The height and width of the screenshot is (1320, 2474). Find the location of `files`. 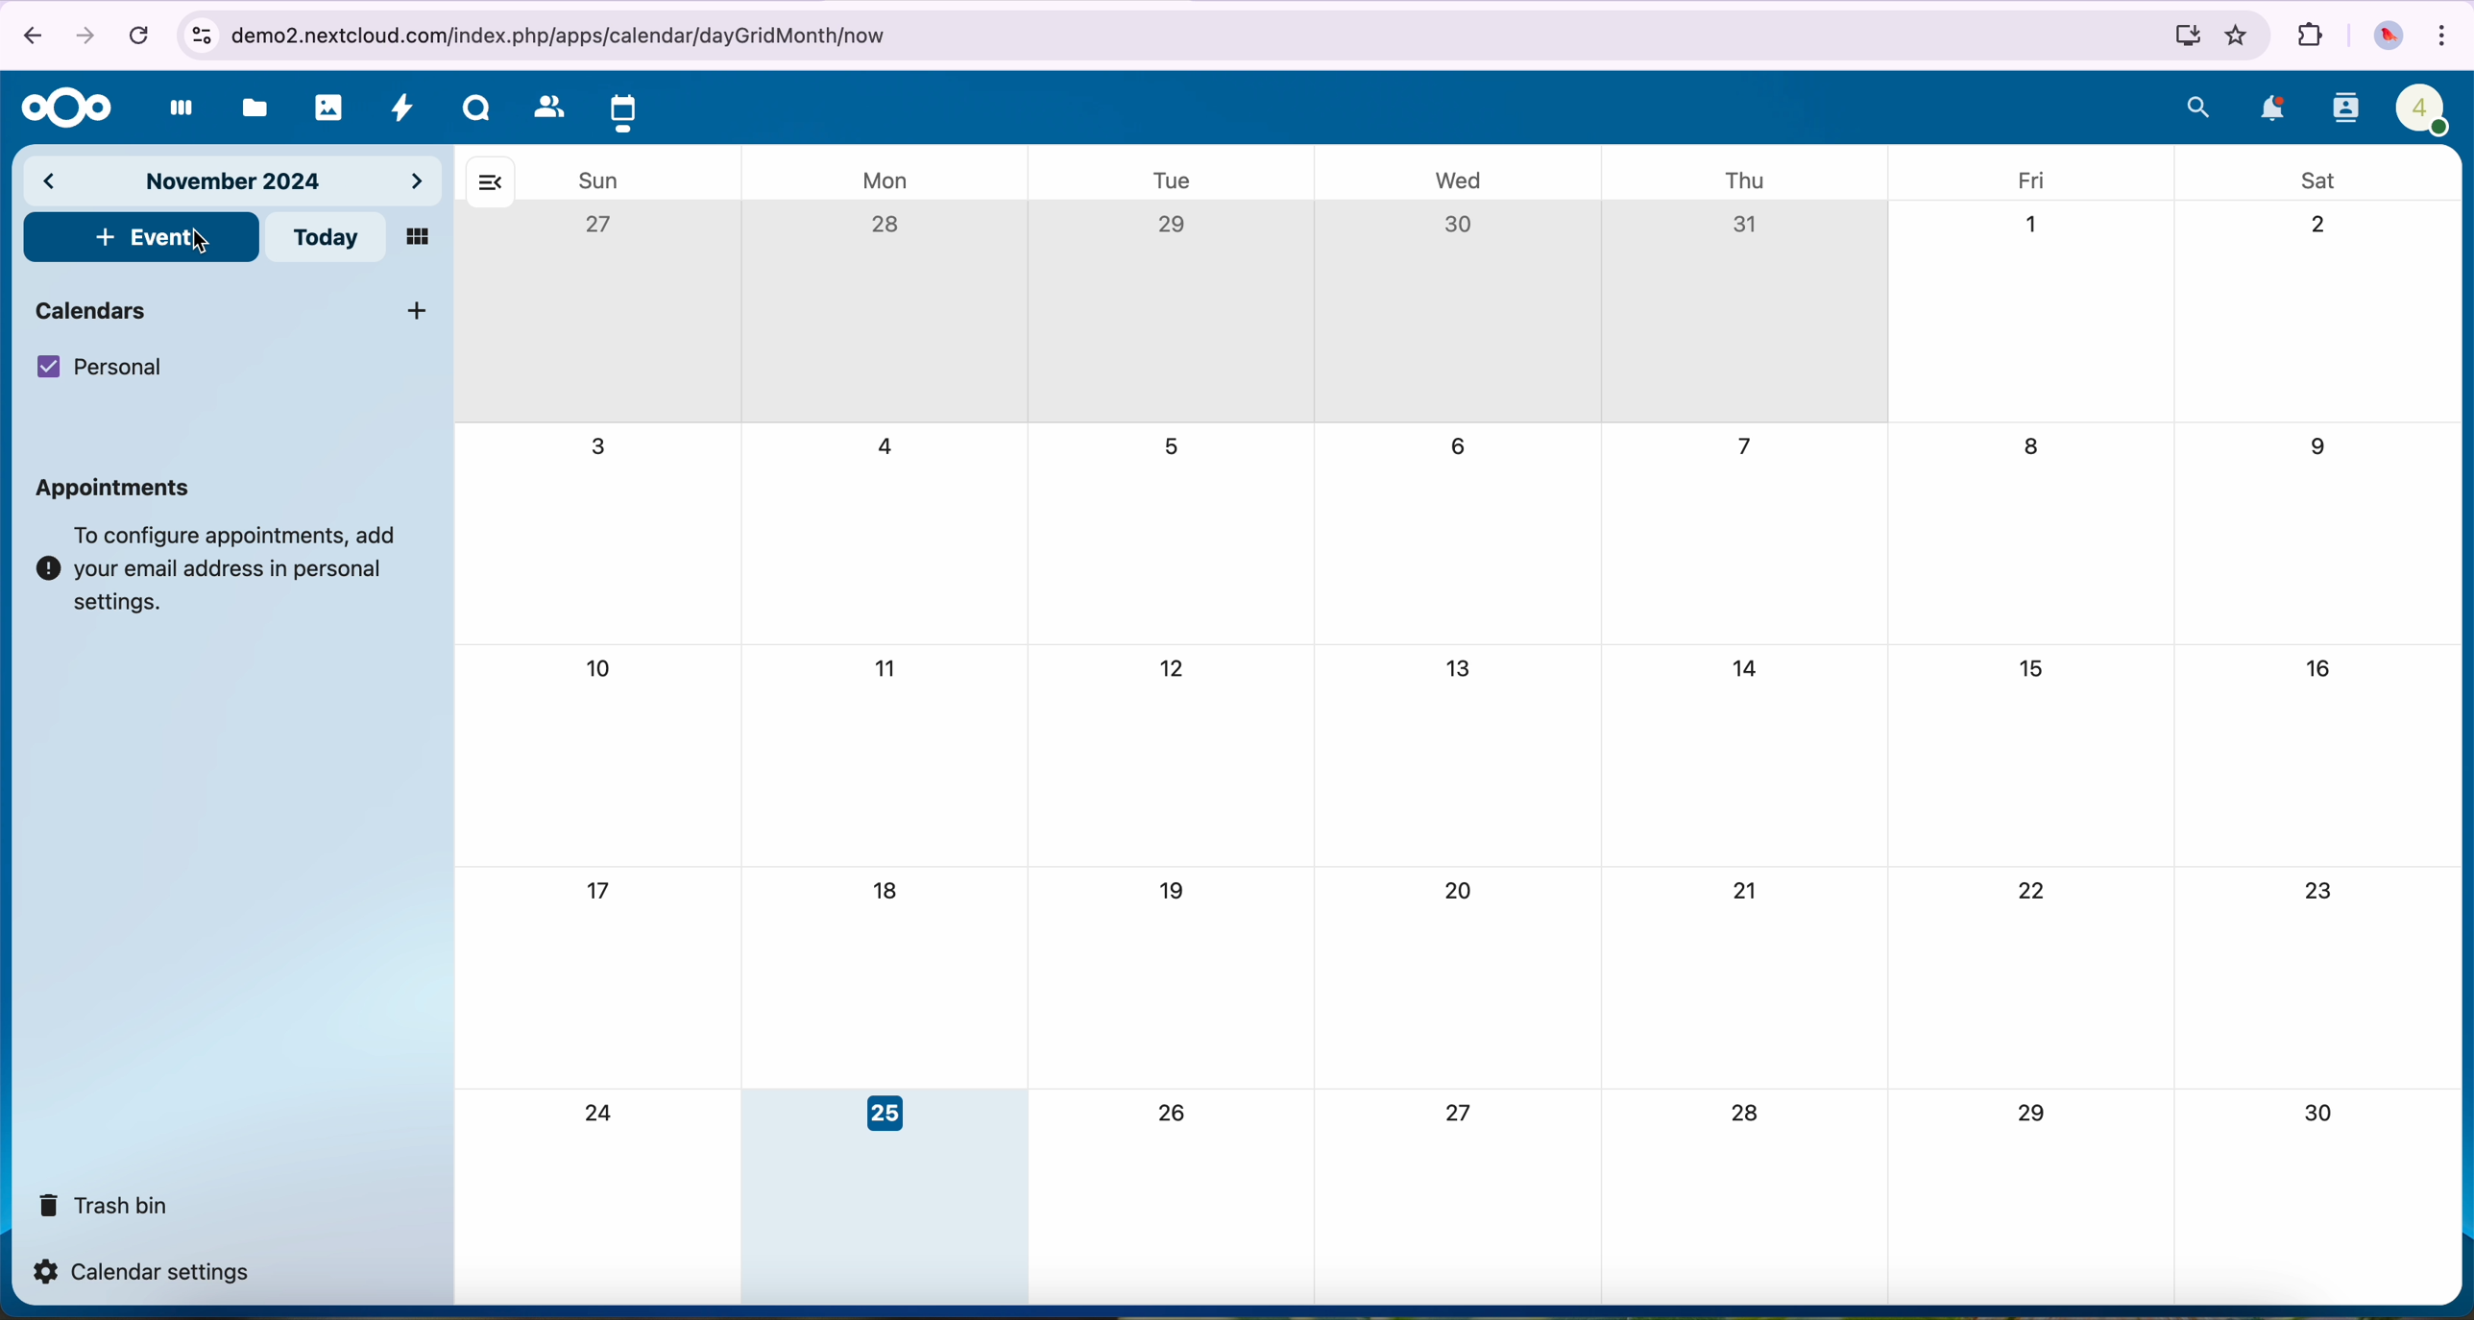

files is located at coordinates (251, 108).